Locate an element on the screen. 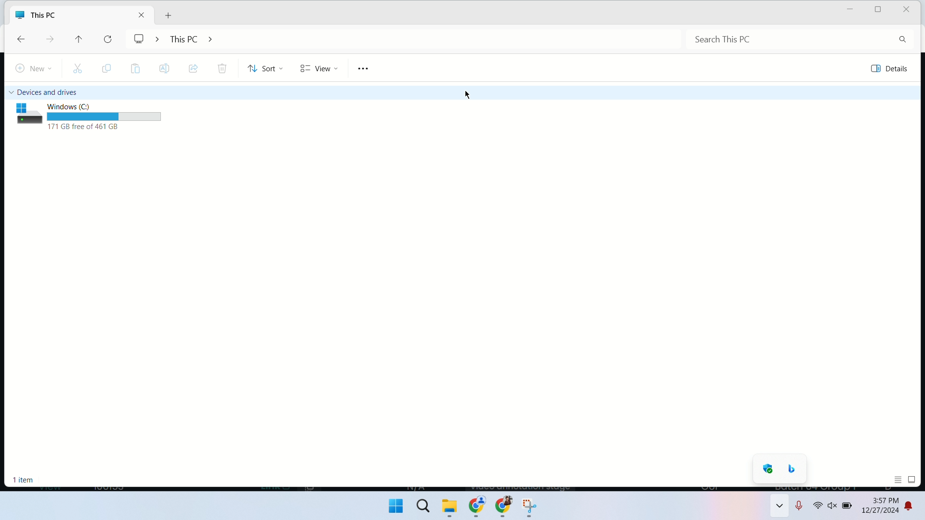 This screenshot has width=925, height=520. devices and drives is located at coordinates (69, 92).